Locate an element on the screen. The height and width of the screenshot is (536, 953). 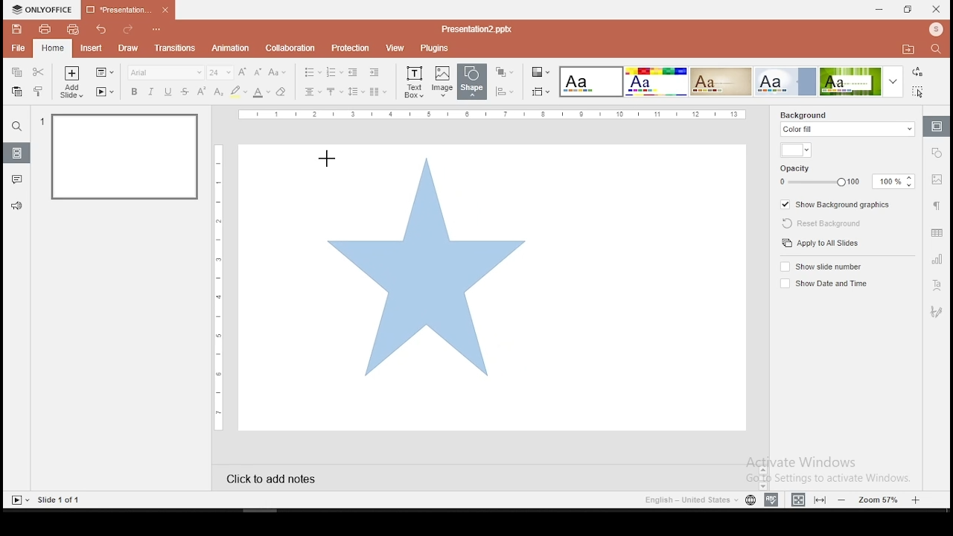
icon is located at coordinates (42, 10).